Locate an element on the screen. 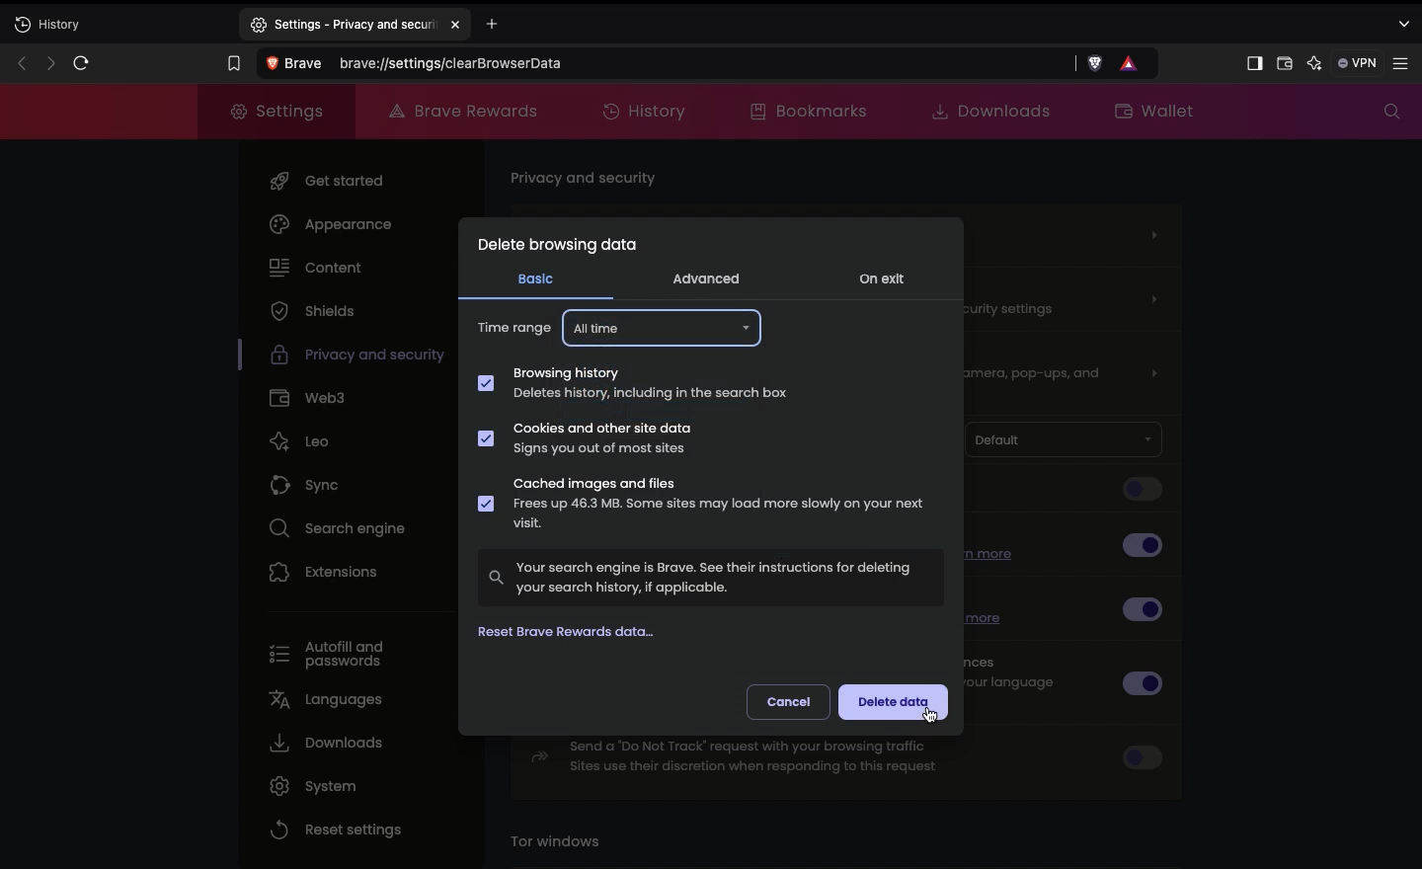 The image size is (1422, 869). Your search engine is Brave. See their instructions for deletingyour search history, if applicable. is located at coordinates (711, 576).